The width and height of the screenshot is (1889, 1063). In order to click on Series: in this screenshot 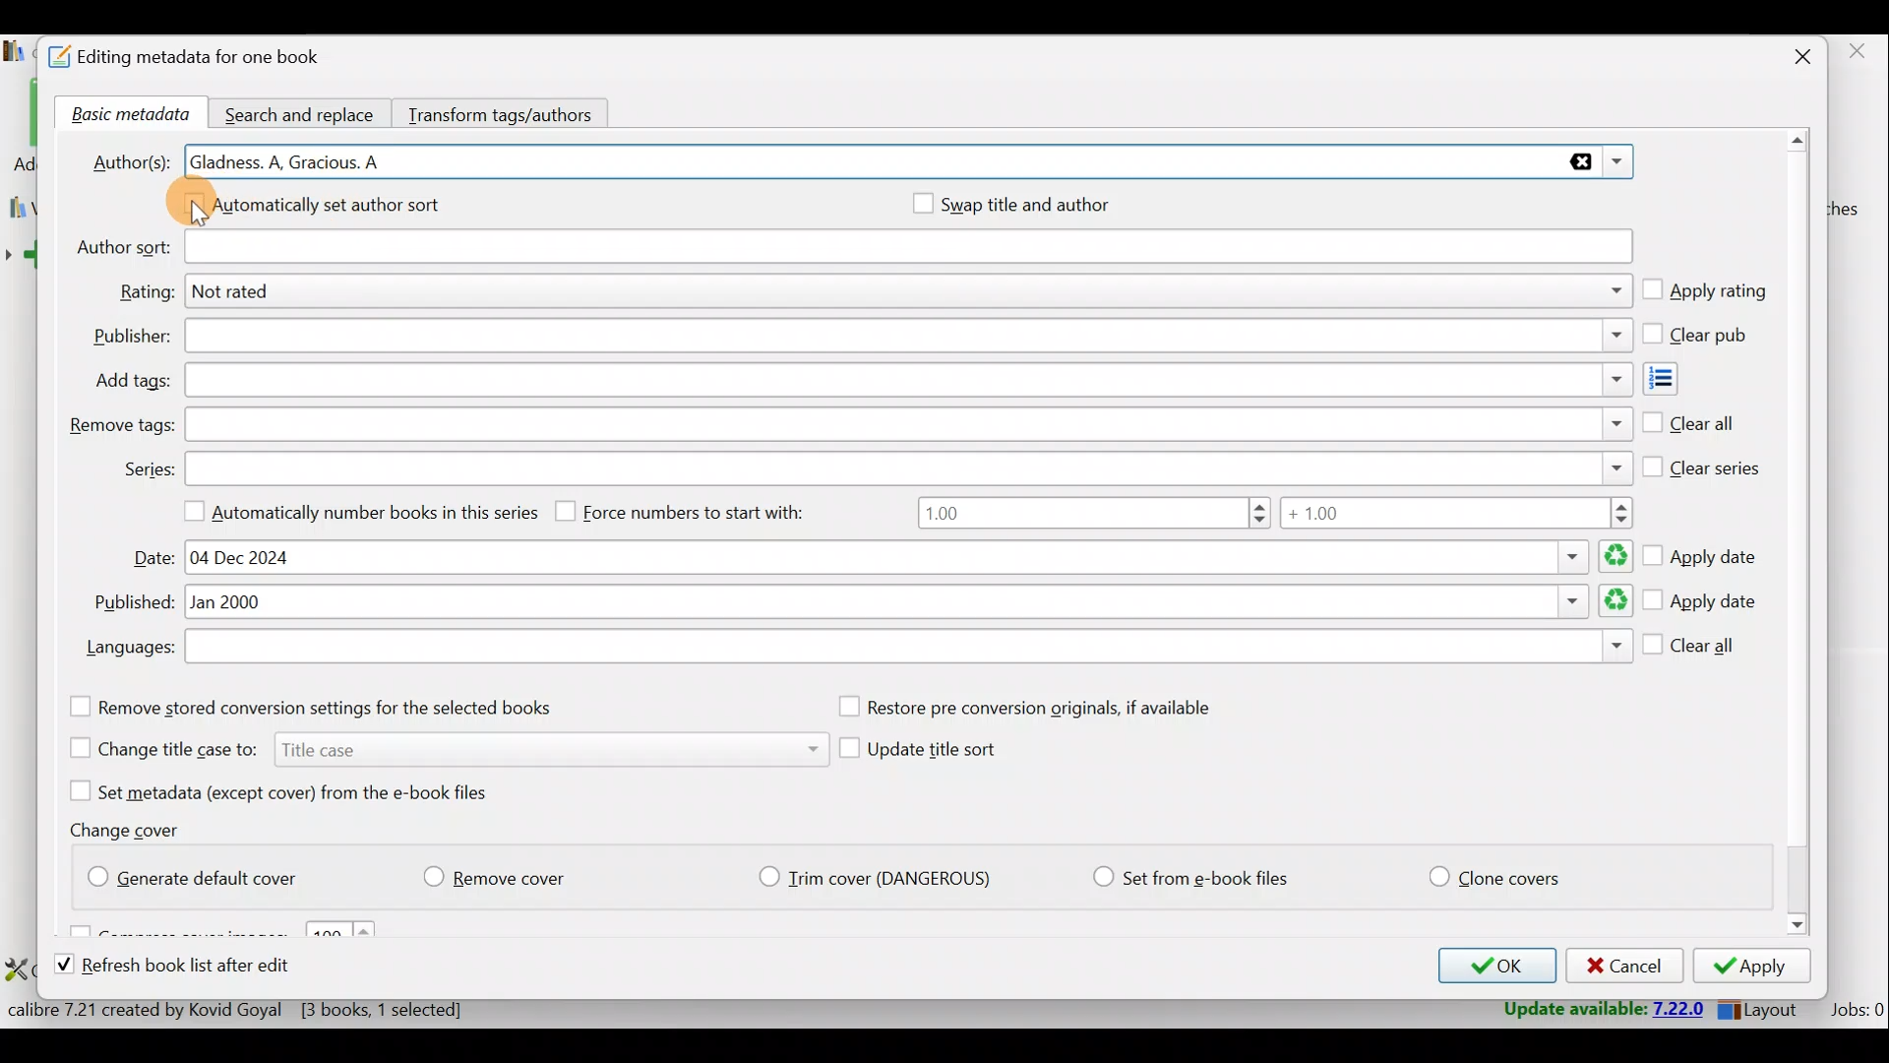, I will do `click(148, 469)`.